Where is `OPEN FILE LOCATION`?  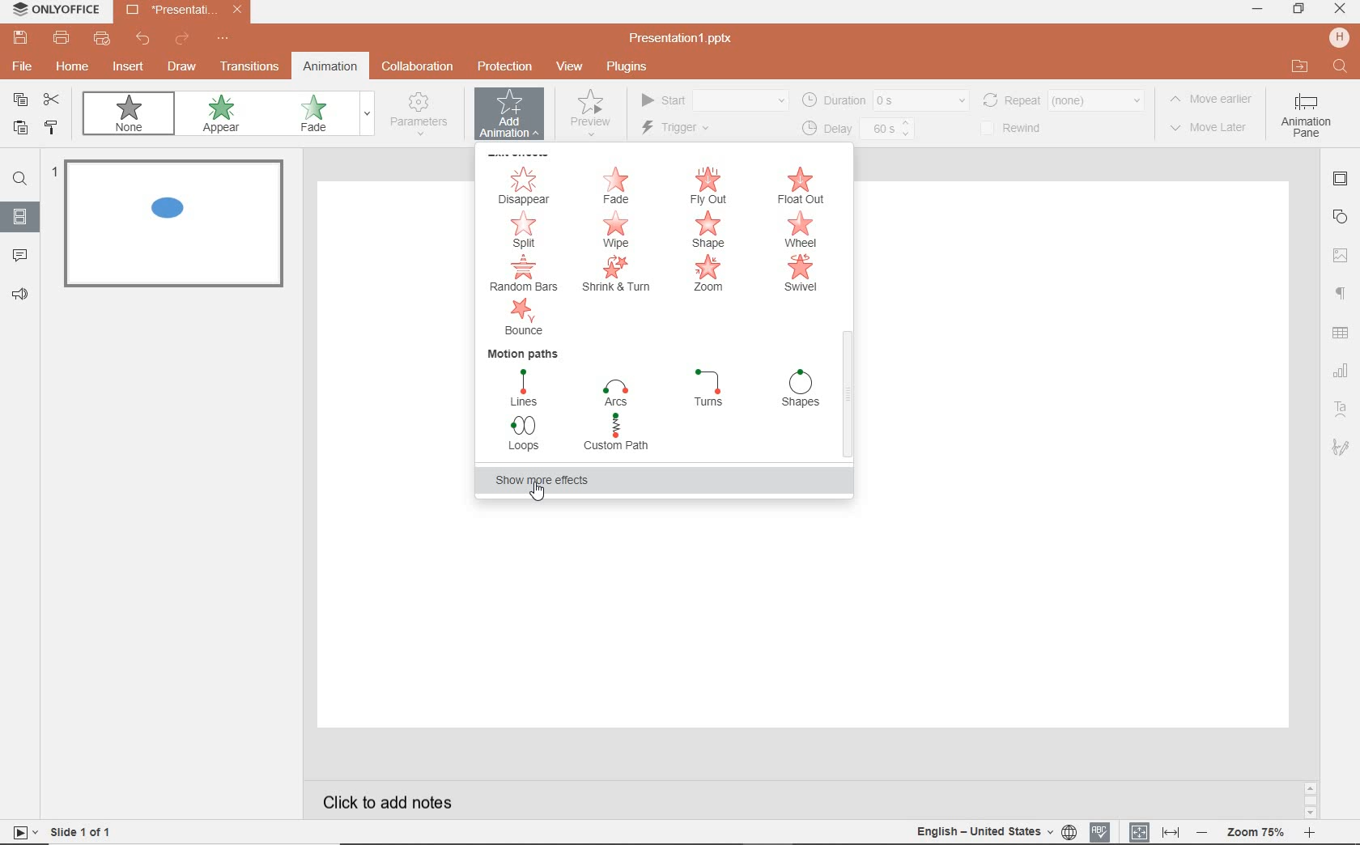 OPEN FILE LOCATION is located at coordinates (1299, 67).